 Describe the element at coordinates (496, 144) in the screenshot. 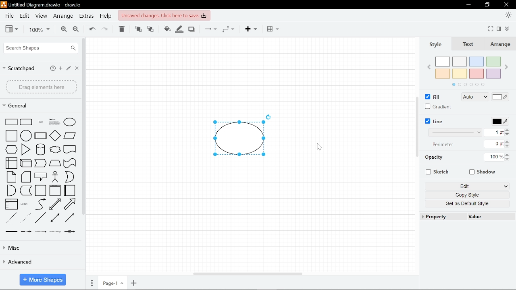

I see `Current perimeter` at that location.